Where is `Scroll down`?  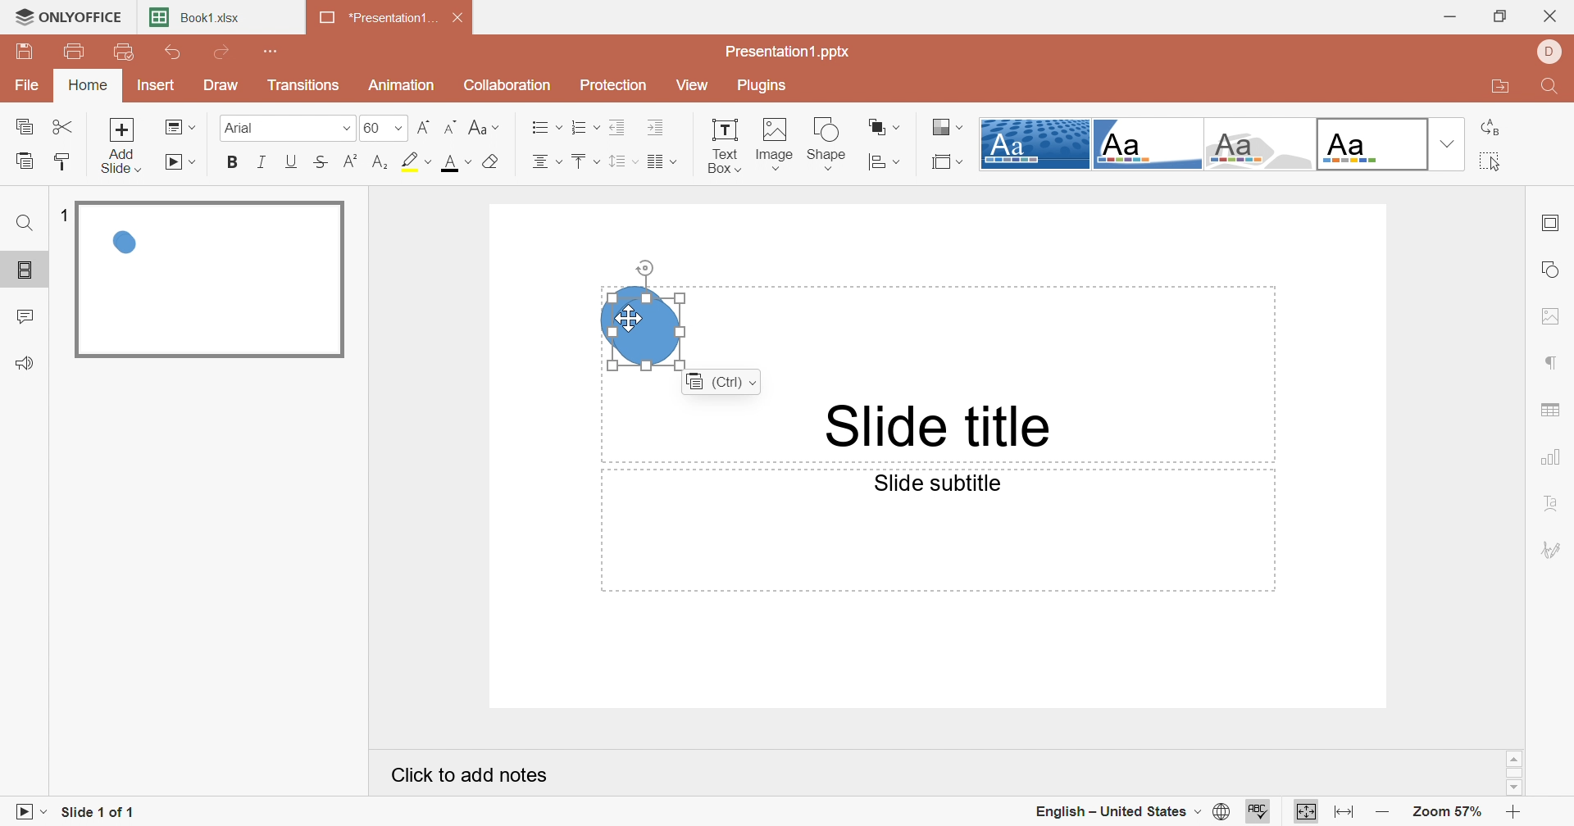 Scroll down is located at coordinates (1513, 787).